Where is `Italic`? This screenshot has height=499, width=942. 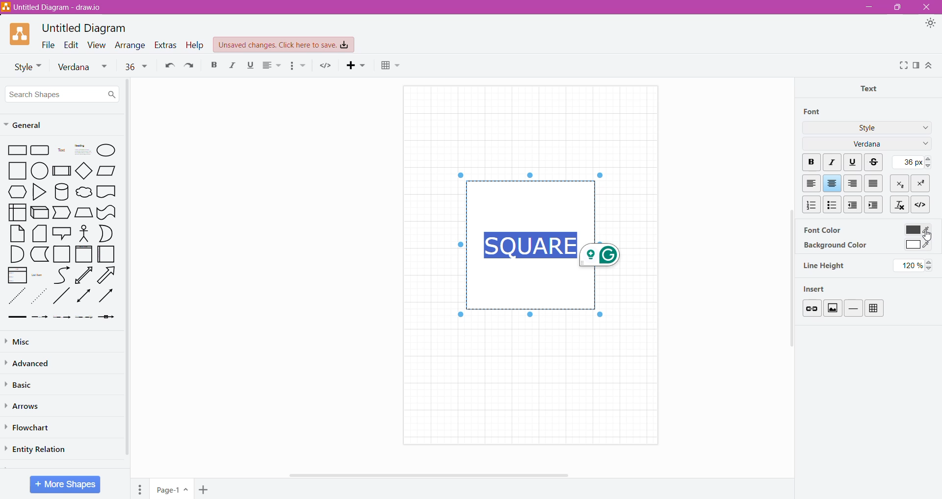
Italic is located at coordinates (833, 163).